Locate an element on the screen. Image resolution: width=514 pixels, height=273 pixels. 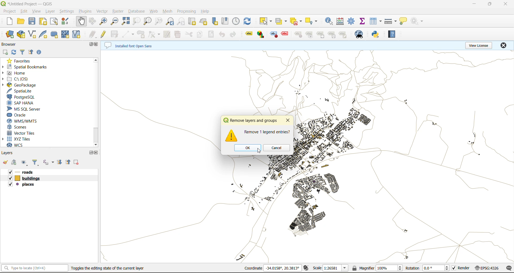
close is located at coordinates (97, 153).